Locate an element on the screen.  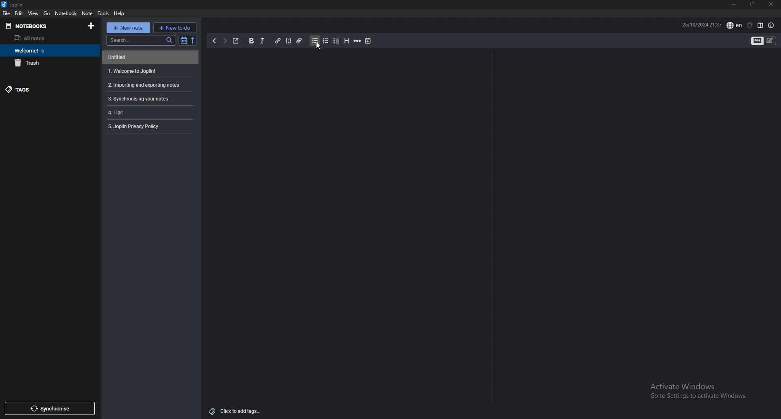
View is located at coordinates (33, 13).